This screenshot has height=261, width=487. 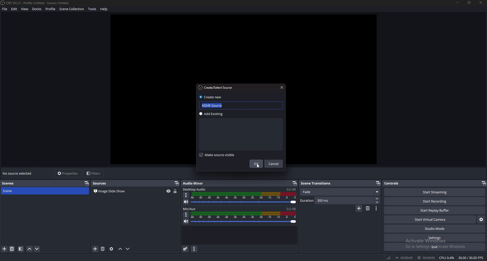 What do you see at coordinates (337, 200) in the screenshot?
I see `duration` at bounding box center [337, 200].